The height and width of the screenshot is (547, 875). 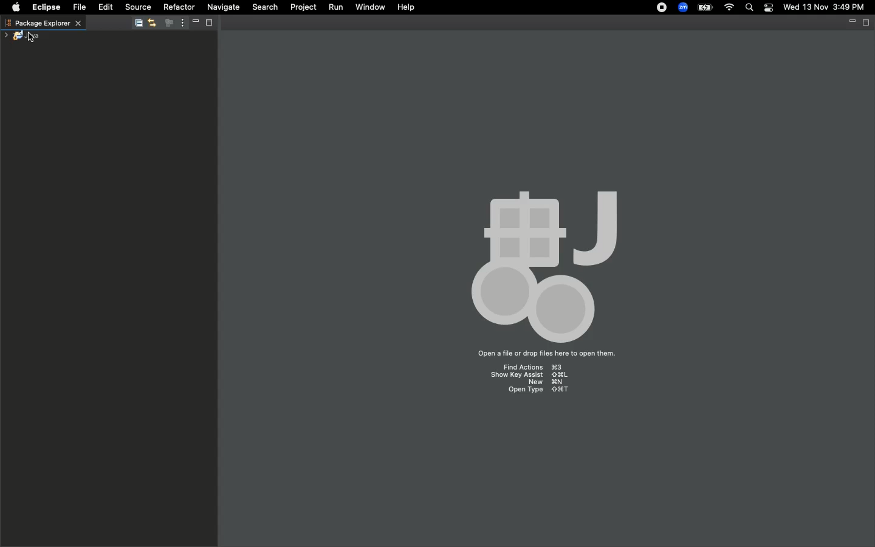 What do you see at coordinates (543, 267) in the screenshot?
I see `Icons` at bounding box center [543, 267].